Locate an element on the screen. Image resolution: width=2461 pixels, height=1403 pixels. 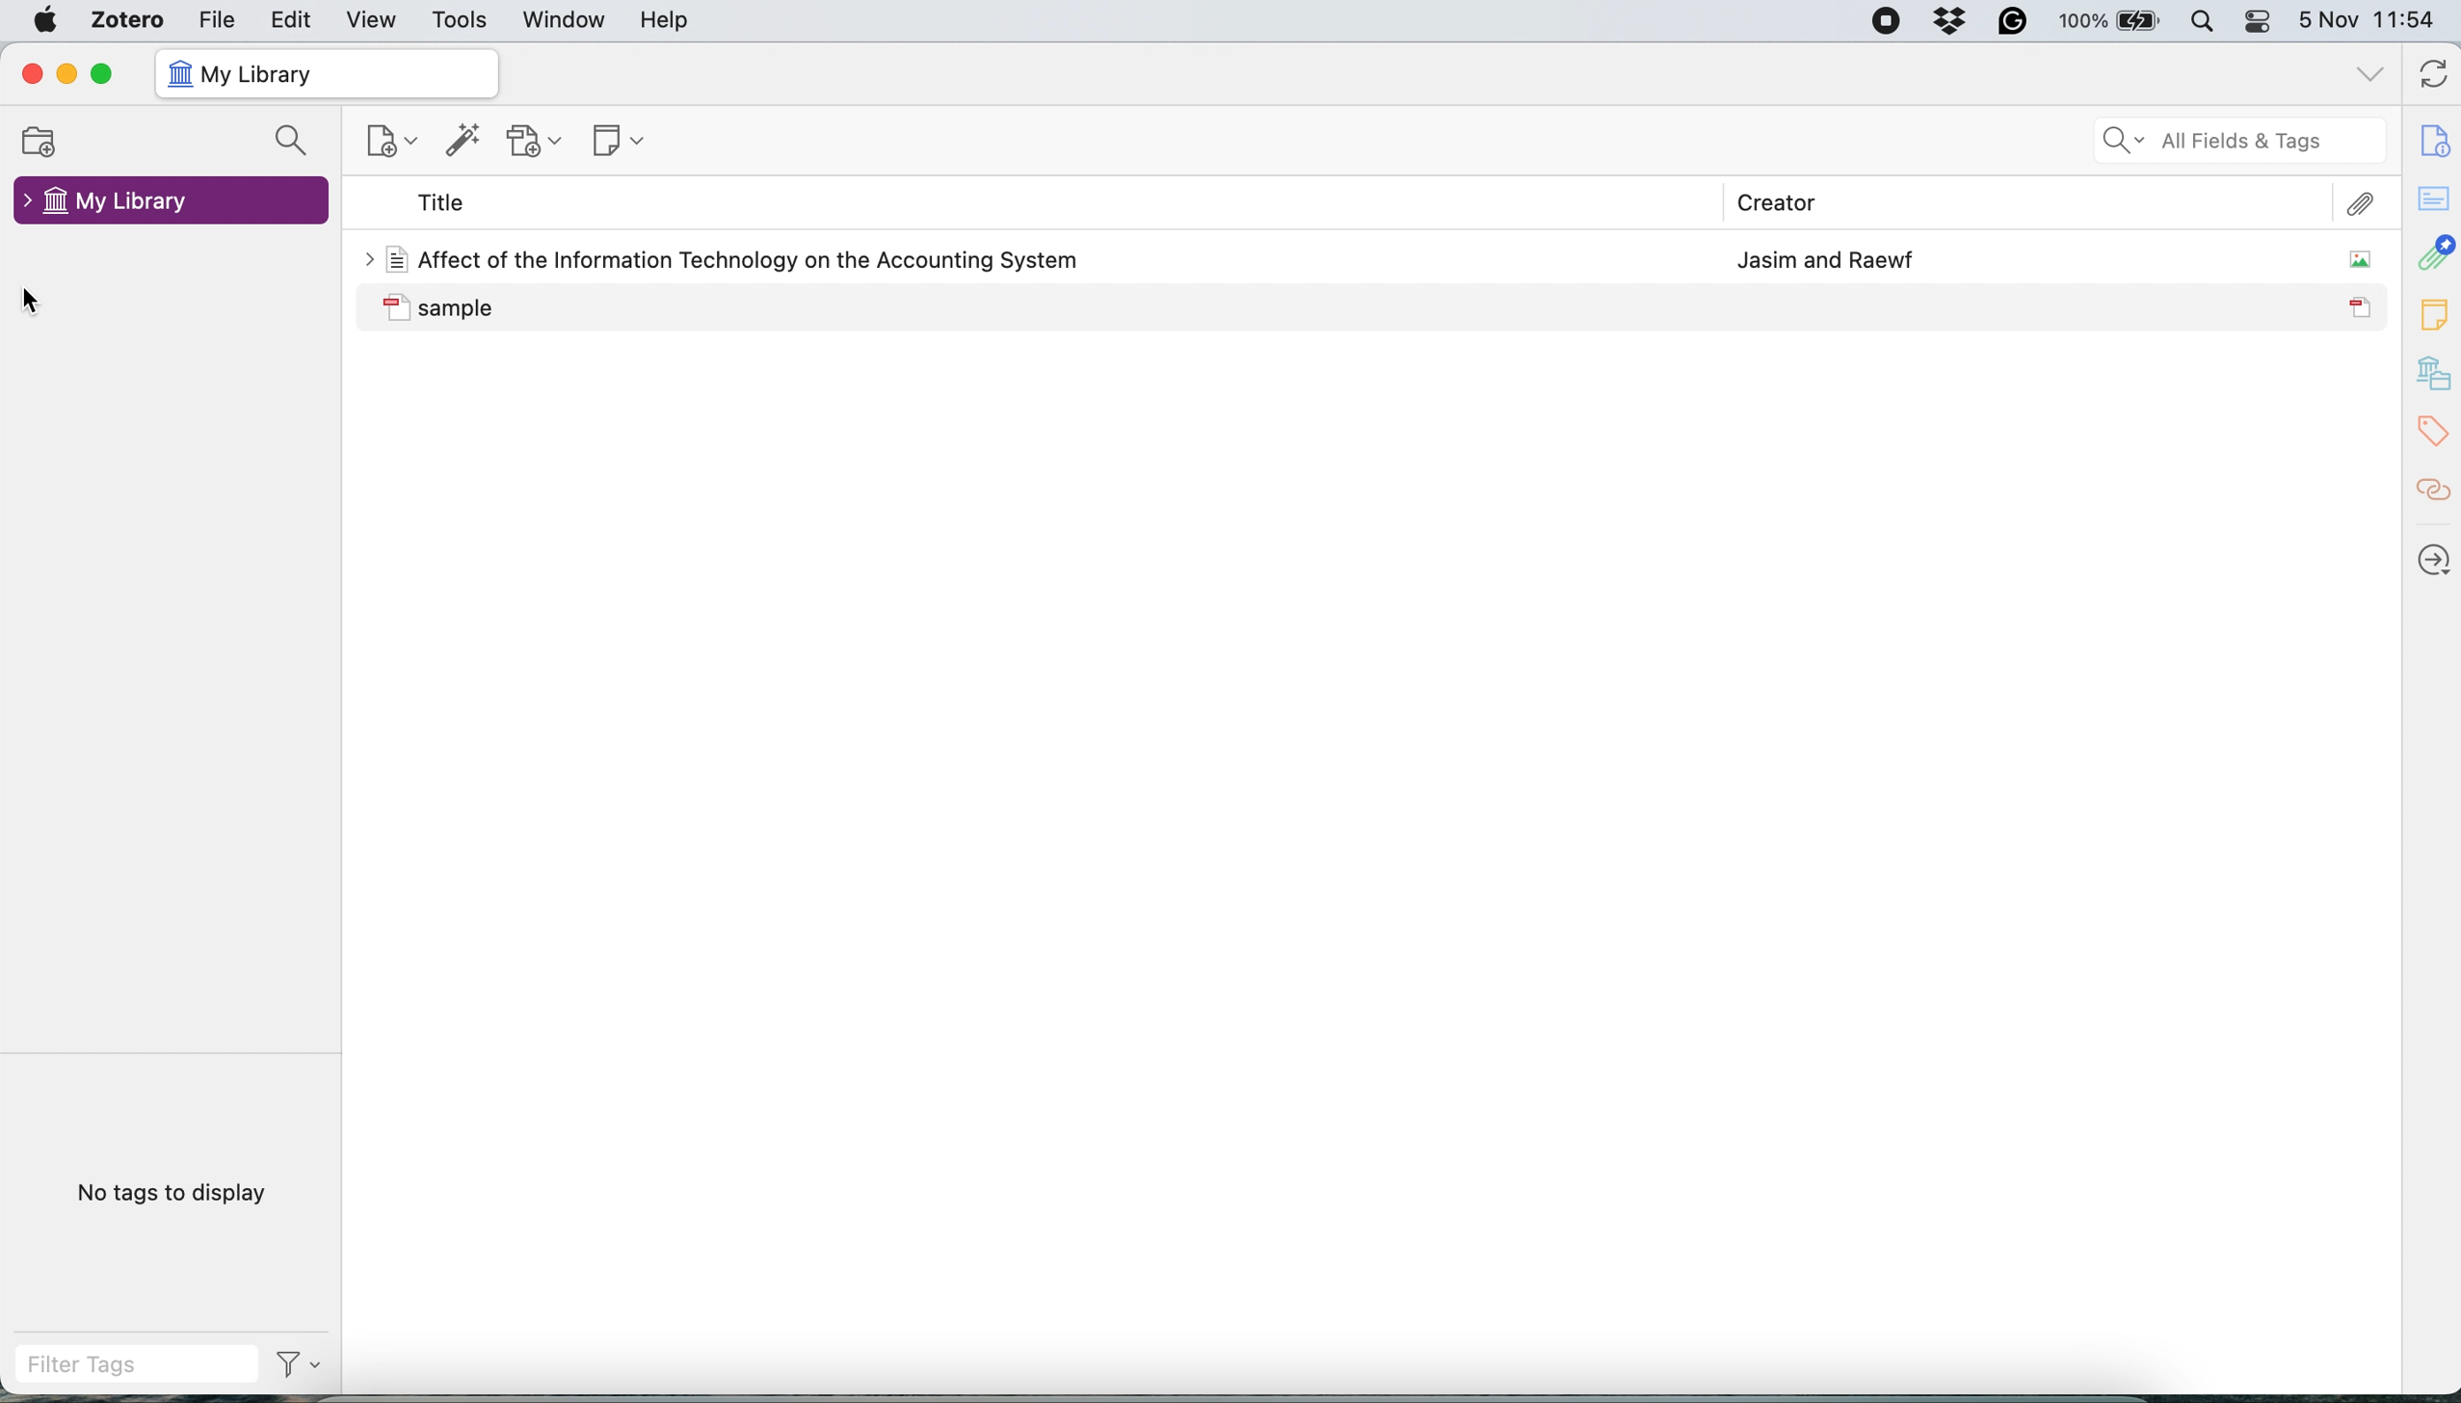
add item by identifier is located at coordinates (465, 137).